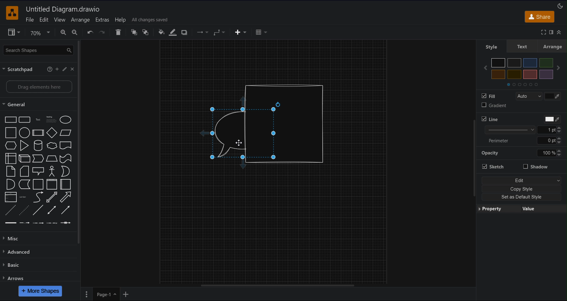  What do you see at coordinates (60, 20) in the screenshot?
I see `View` at bounding box center [60, 20].